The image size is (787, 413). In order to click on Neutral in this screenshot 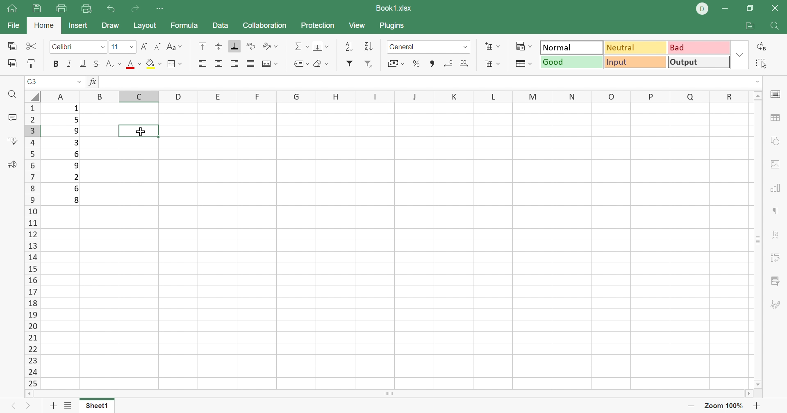, I will do `click(636, 48)`.